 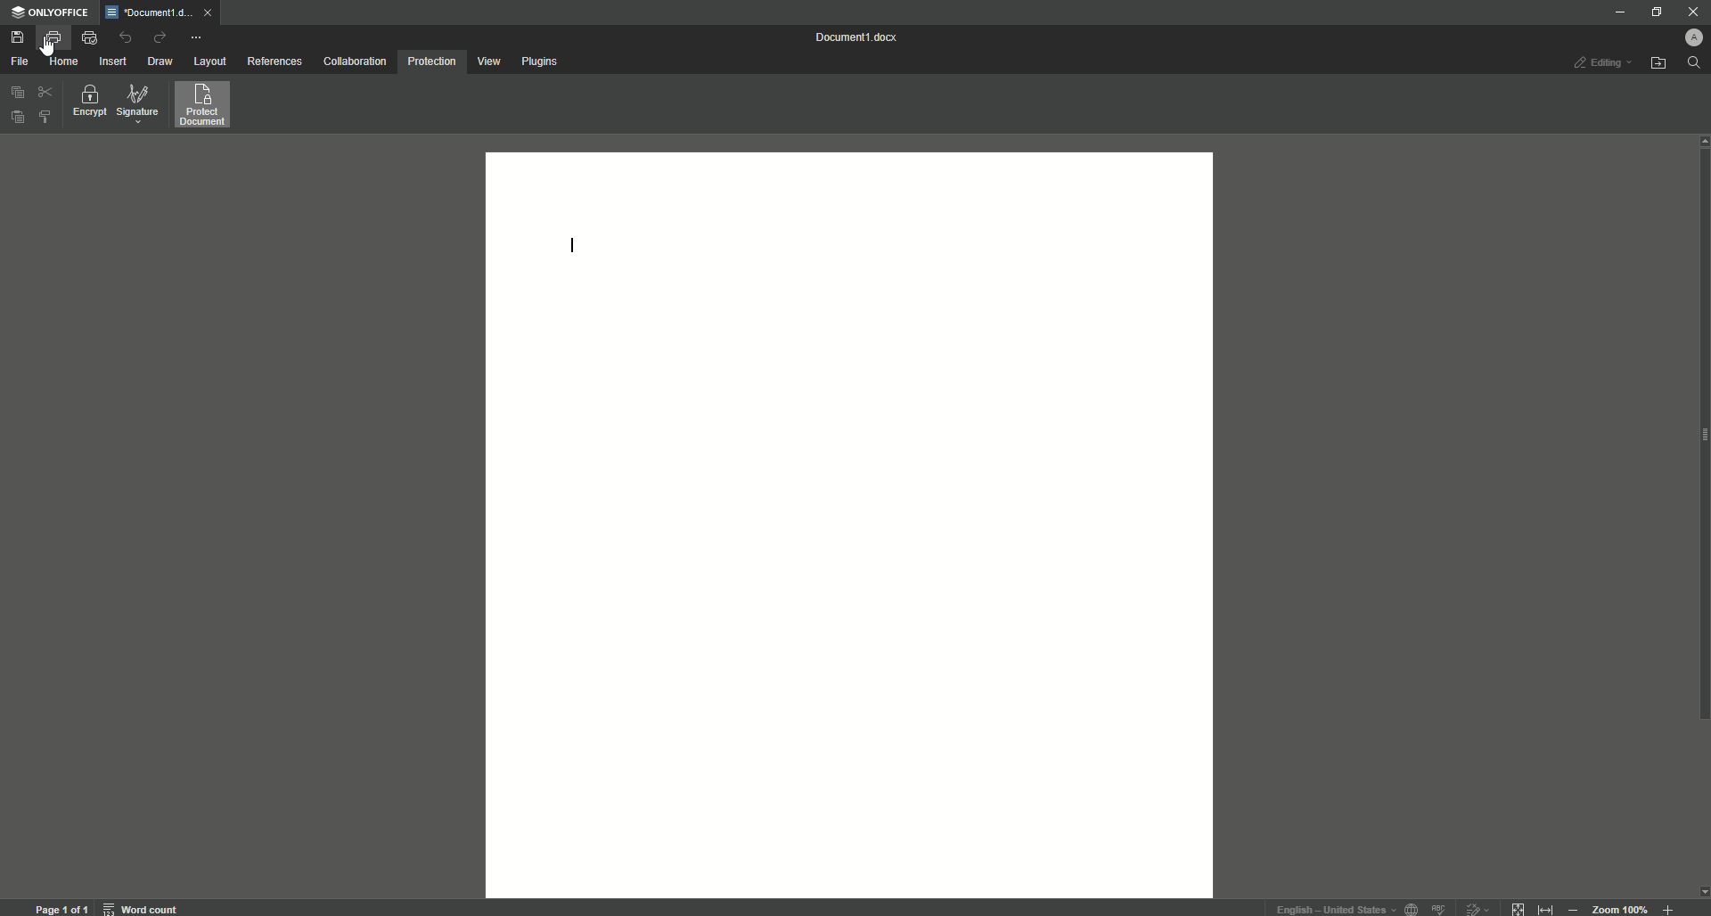 What do you see at coordinates (543, 61) in the screenshot?
I see `Plugins` at bounding box center [543, 61].